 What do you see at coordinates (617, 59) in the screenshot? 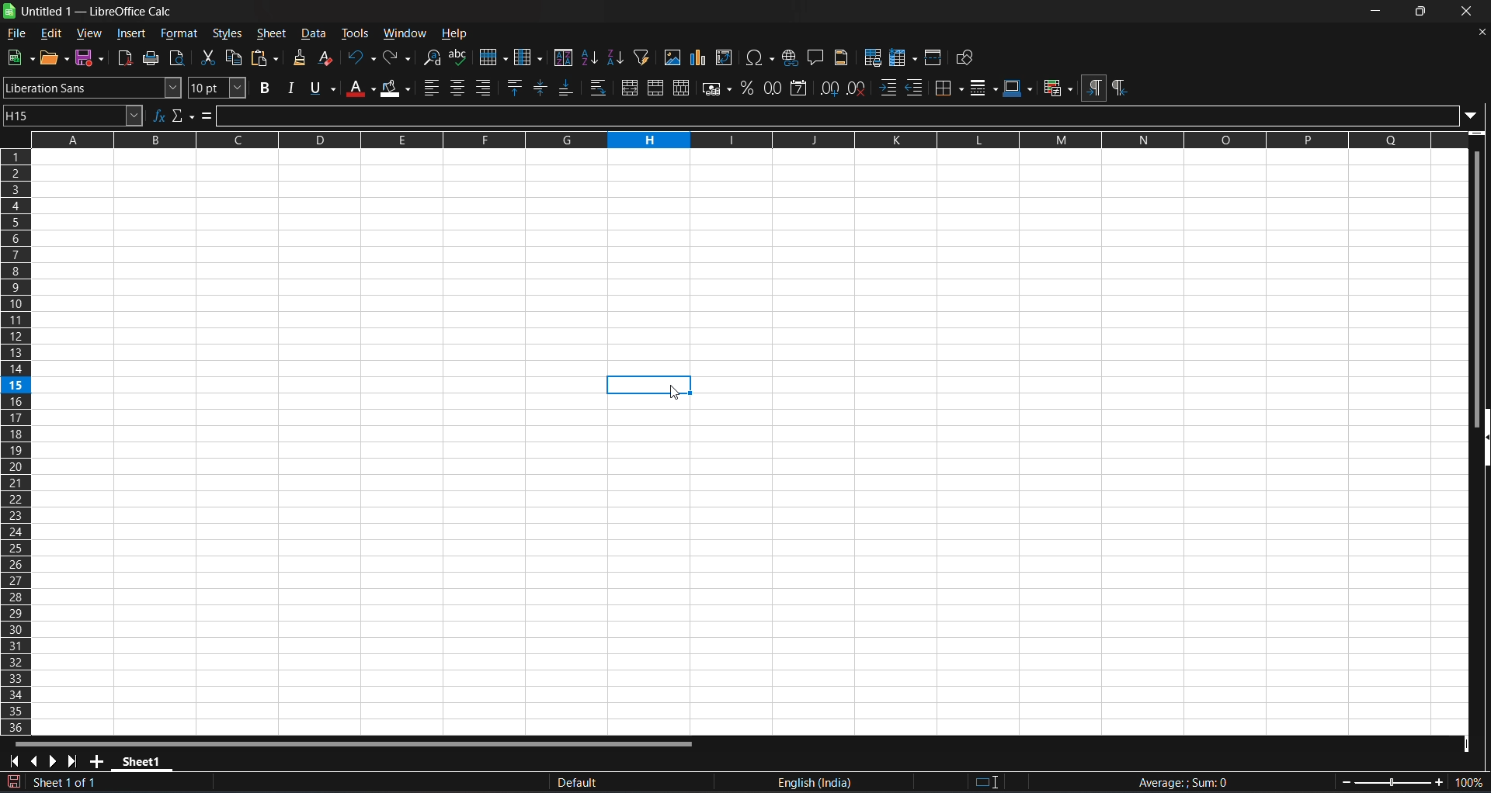
I see `sort descending` at bounding box center [617, 59].